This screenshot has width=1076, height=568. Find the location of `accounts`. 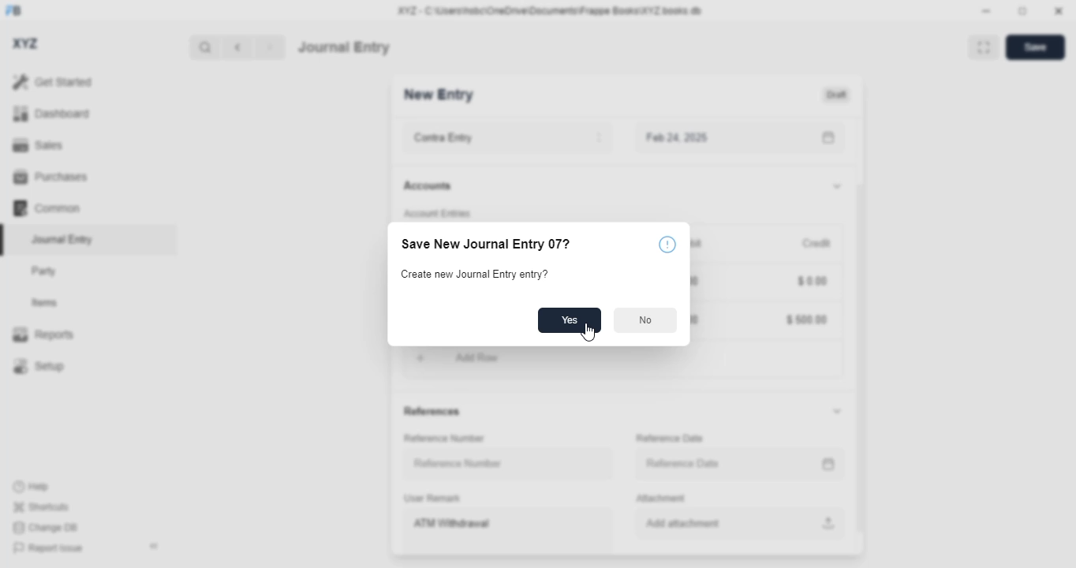

accounts is located at coordinates (428, 186).